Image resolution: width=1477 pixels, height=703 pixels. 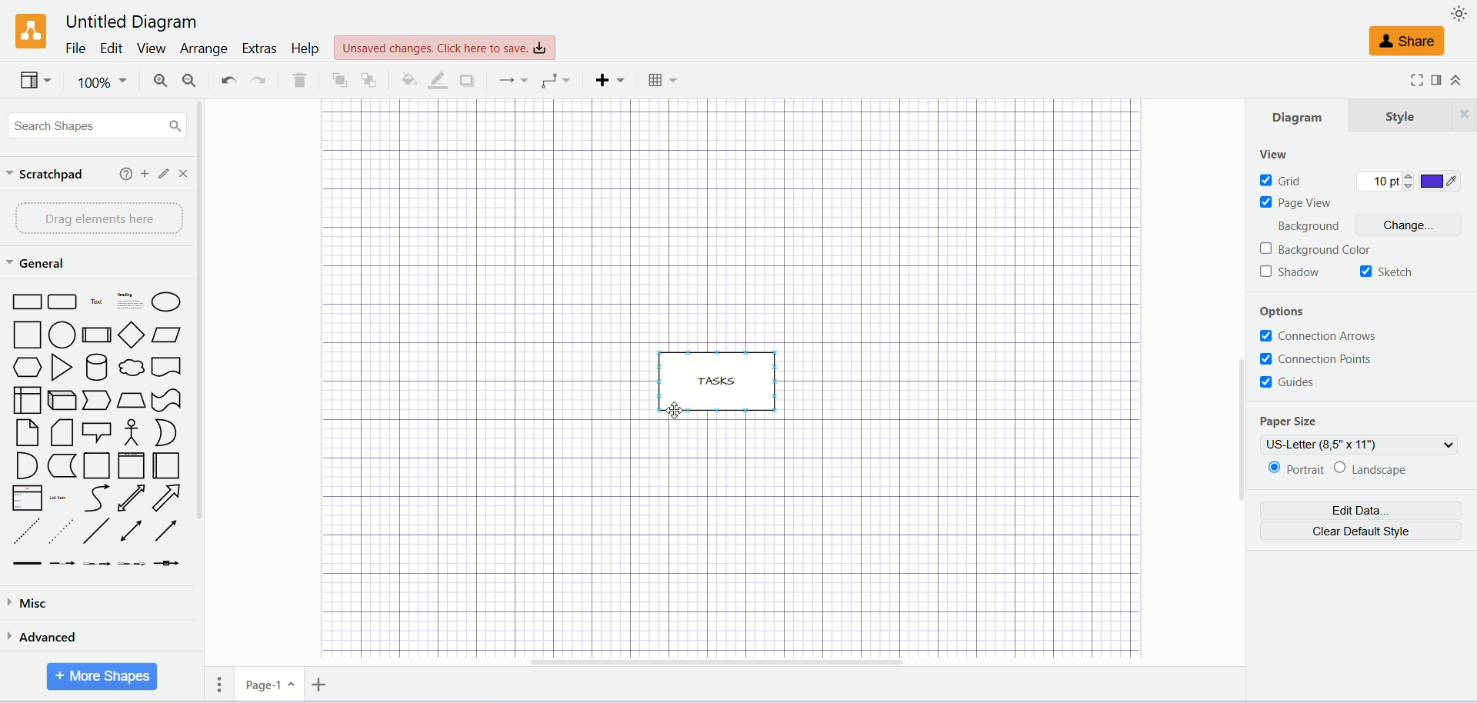 I want to click on Untitled Diagram, so click(x=126, y=22).